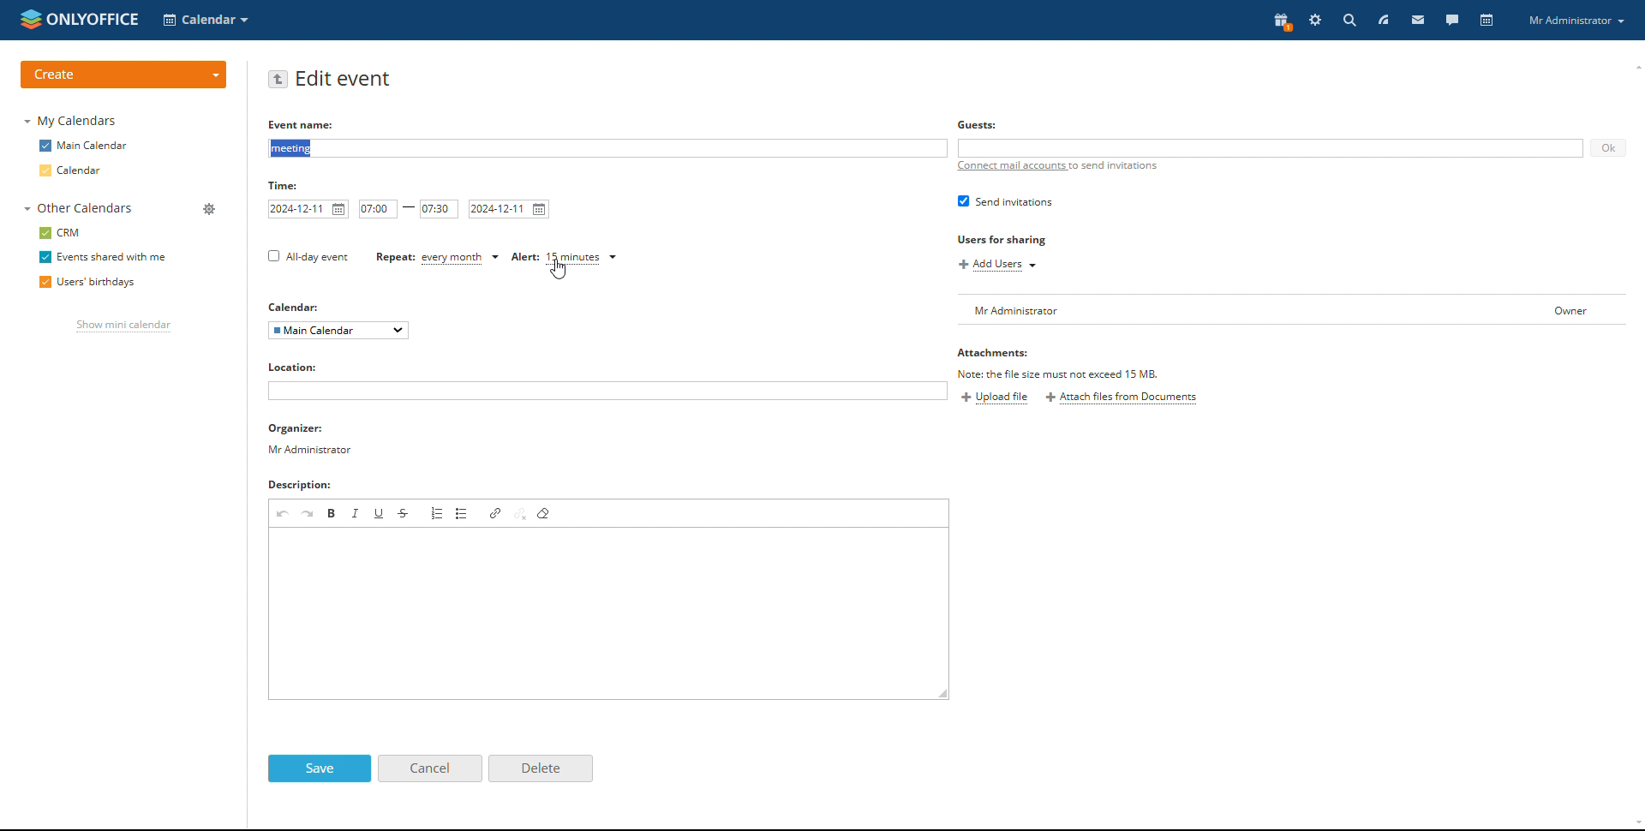  Describe the element at coordinates (496, 512) in the screenshot. I see `link` at that location.